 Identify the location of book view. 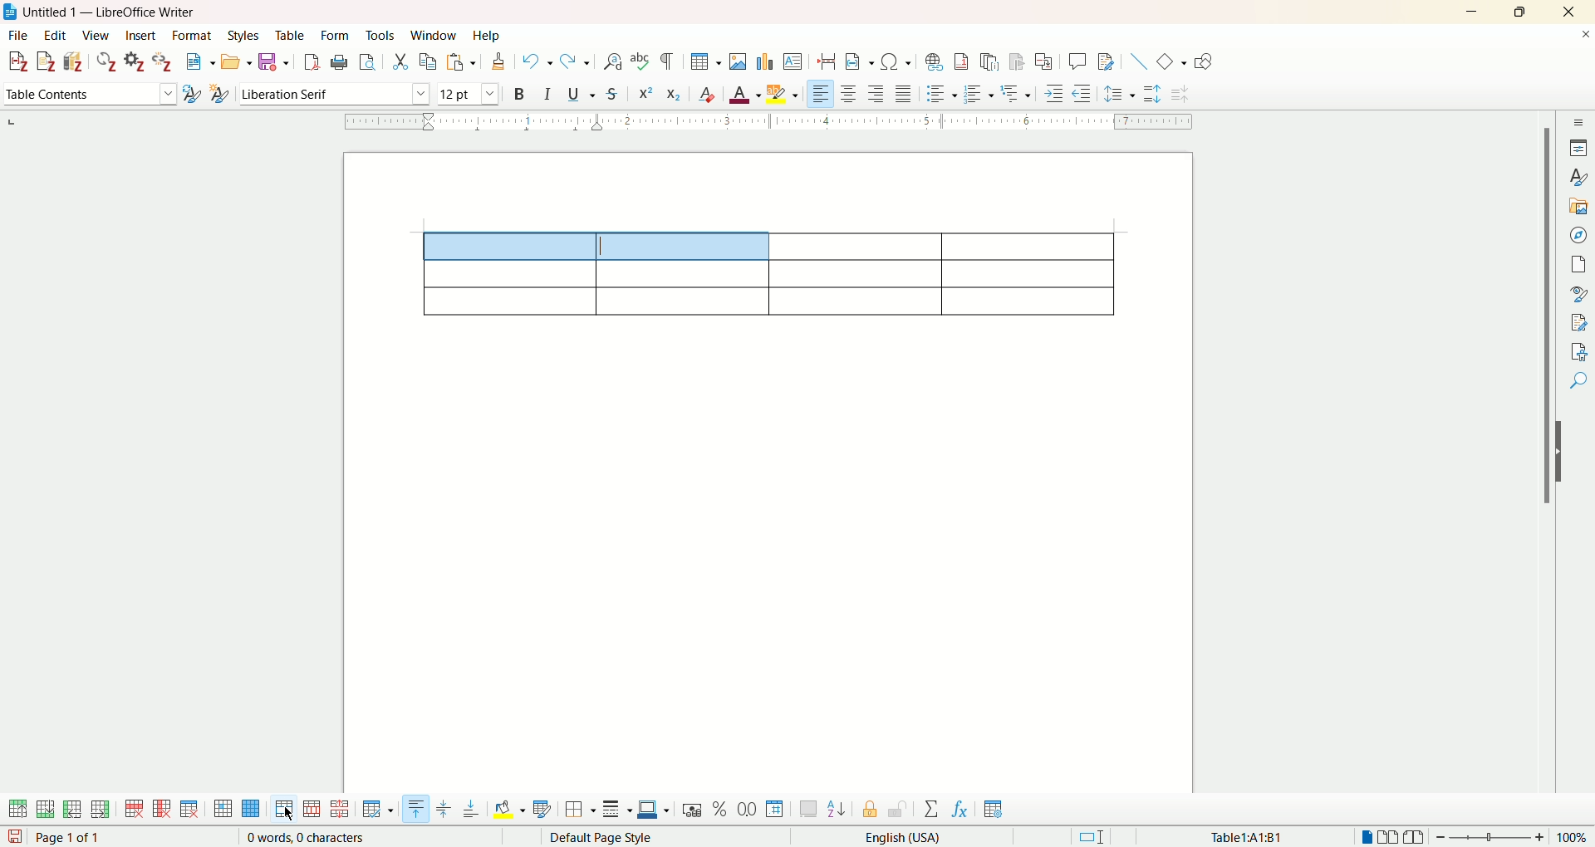
(1415, 837).